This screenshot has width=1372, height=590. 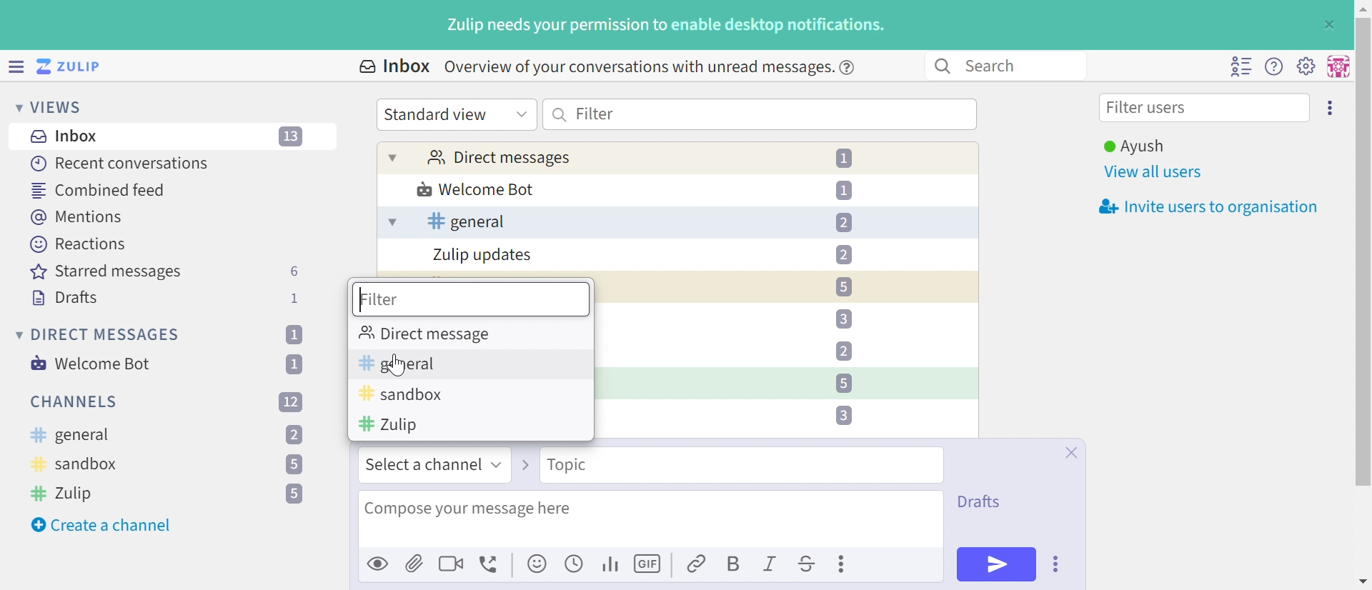 I want to click on Main menu, so click(x=1306, y=65).